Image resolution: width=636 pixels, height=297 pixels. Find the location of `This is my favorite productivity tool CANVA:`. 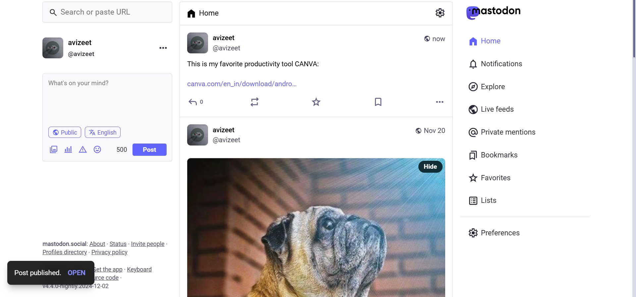

This is my favorite productivity tool CANVA: is located at coordinates (270, 63).